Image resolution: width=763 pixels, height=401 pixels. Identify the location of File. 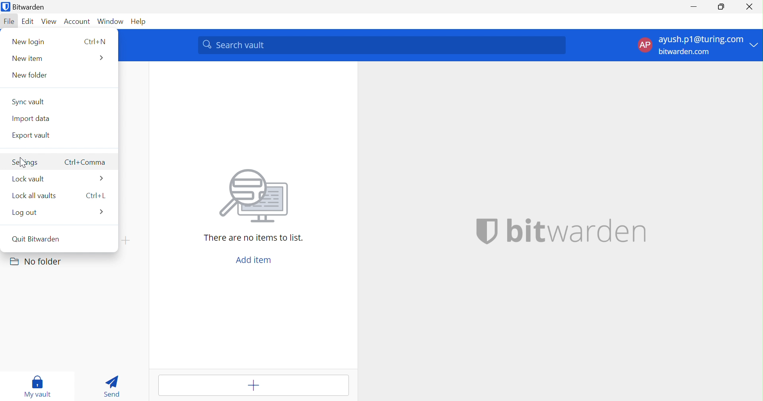
(9, 22).